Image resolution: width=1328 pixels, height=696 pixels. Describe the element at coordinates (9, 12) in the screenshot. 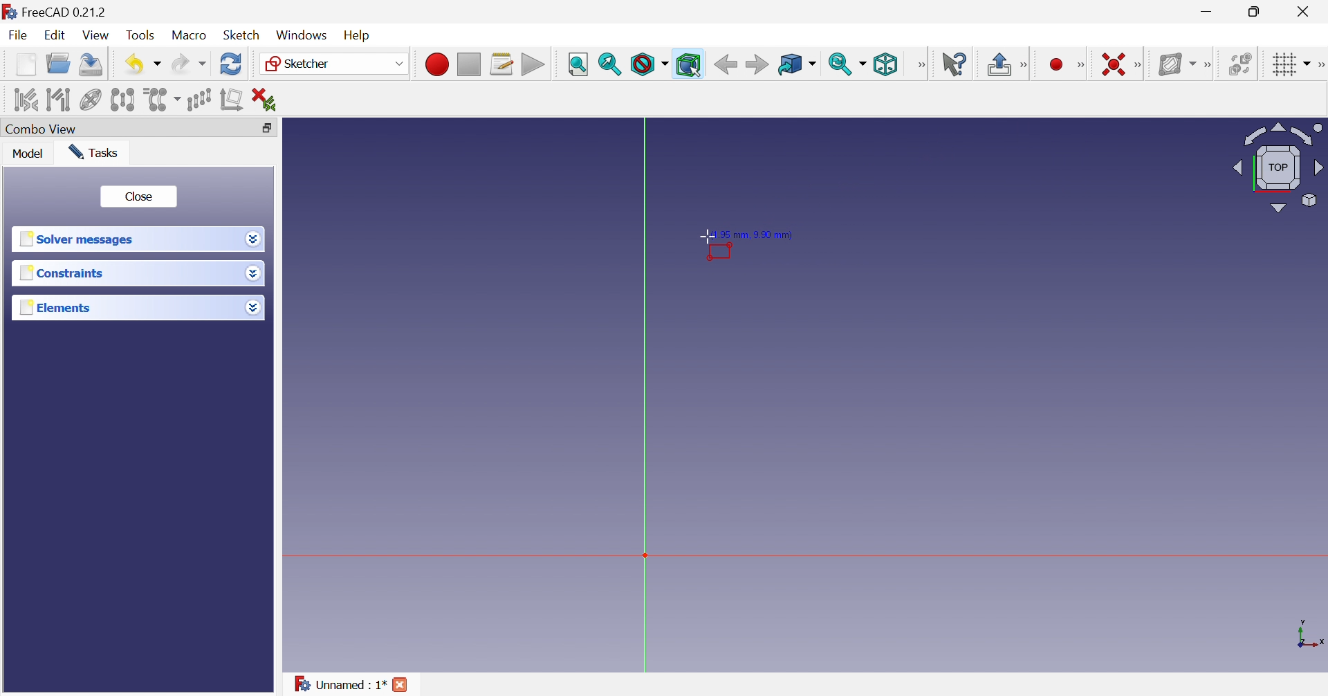

I see `logo` at that location.